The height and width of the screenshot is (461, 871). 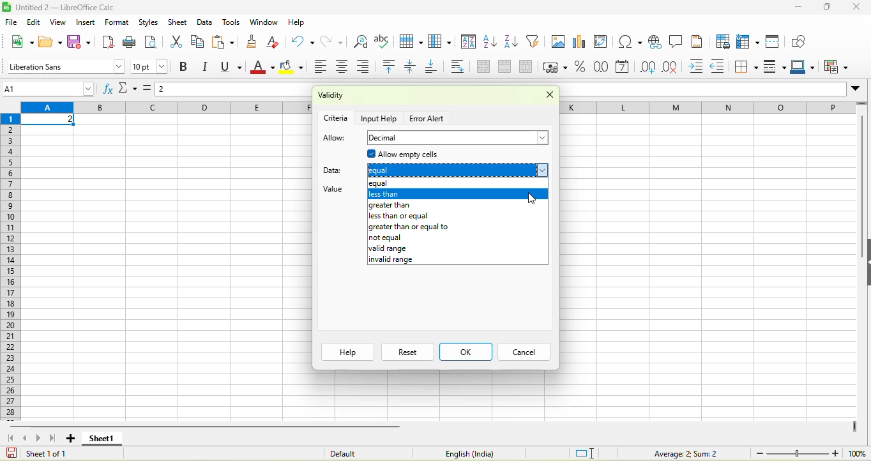 What do you see at coordinates (361, 41) in the screenshot?
I see `find and replace` at bounding box center [361, 41].